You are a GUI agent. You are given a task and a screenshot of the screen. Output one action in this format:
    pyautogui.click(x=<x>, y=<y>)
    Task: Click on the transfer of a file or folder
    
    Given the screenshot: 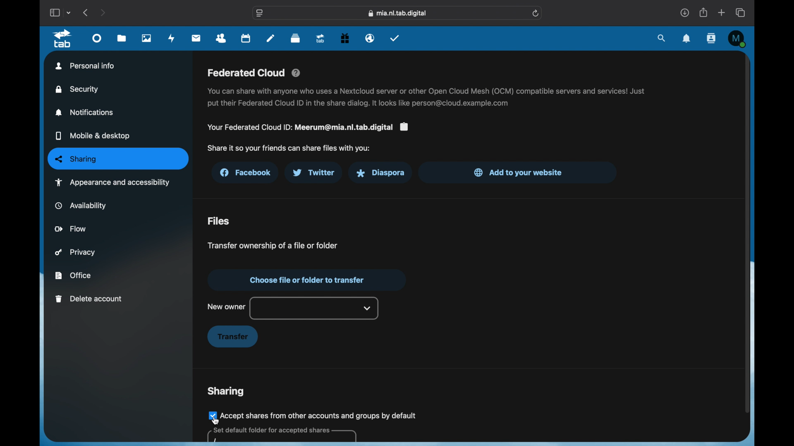 What is the action you would take?
    pyautogui.click(x=271, y=245)
    